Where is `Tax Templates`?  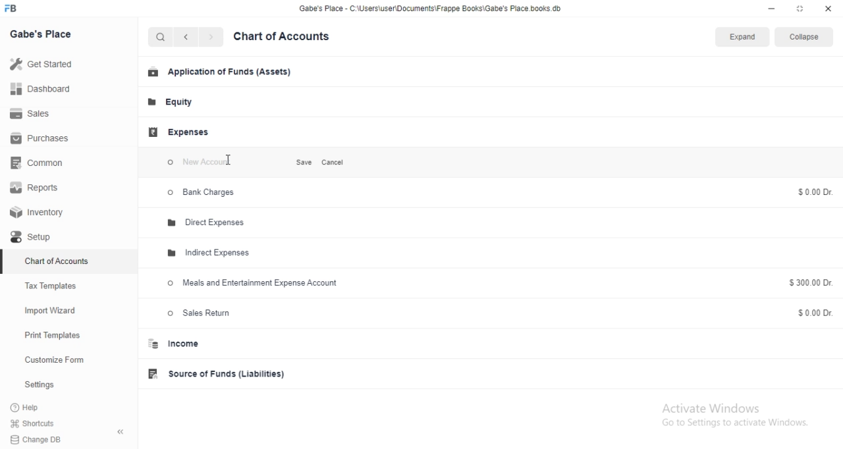 Tax Templates is located at coordinates (56, 284).